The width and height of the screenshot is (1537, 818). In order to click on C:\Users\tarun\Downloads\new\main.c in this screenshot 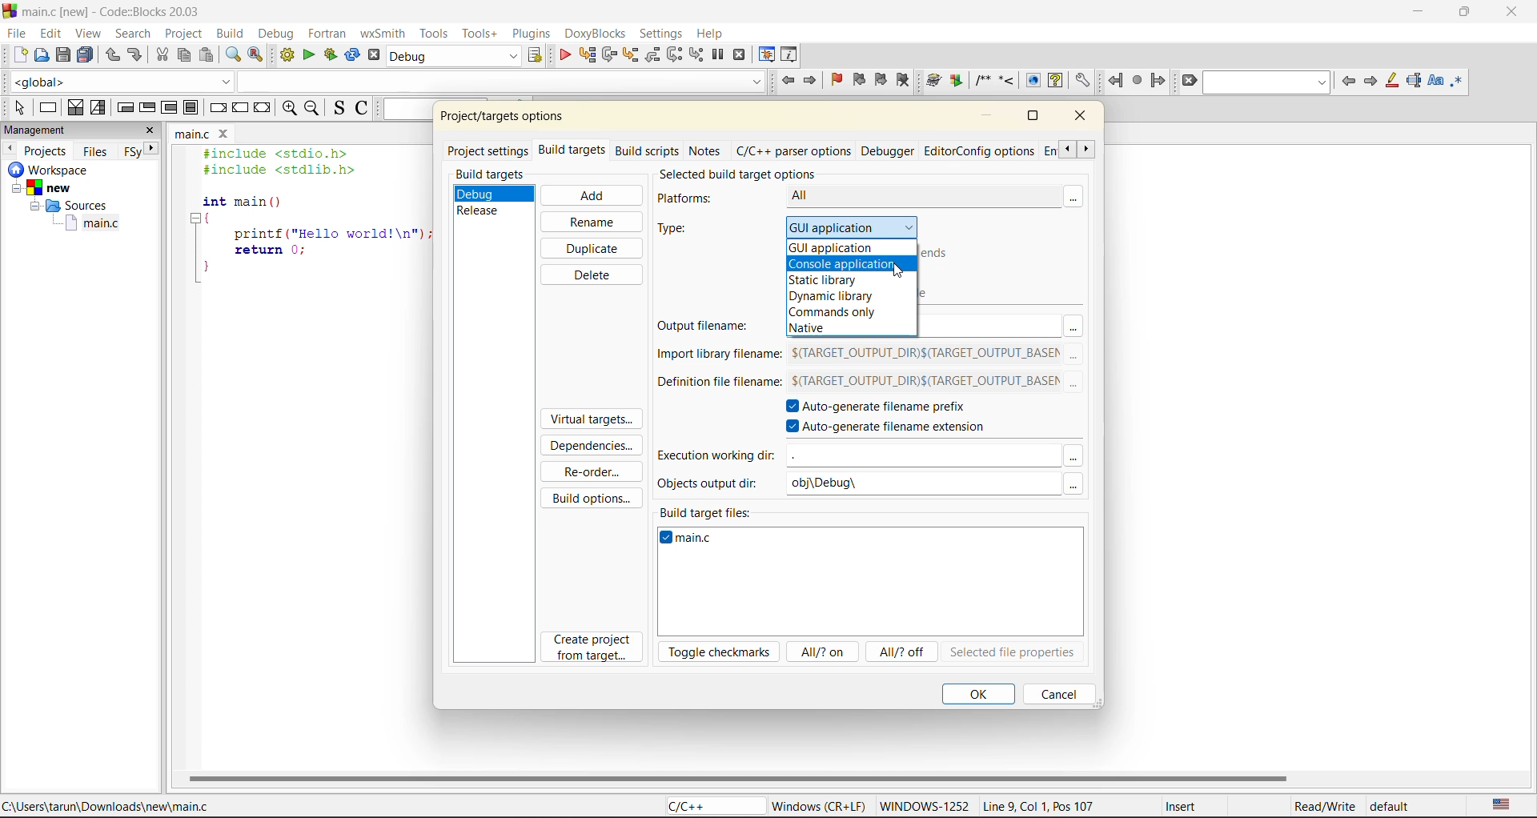, I will do `click(112, 806)`.